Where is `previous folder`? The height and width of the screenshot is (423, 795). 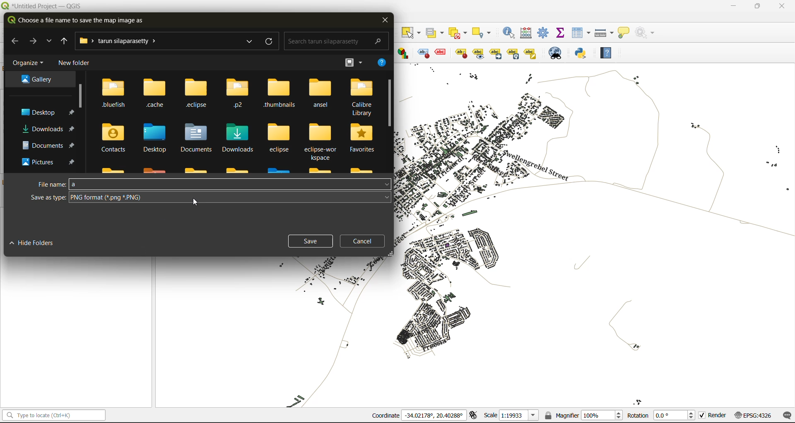 previous folder is located at coordinates (62, 41).